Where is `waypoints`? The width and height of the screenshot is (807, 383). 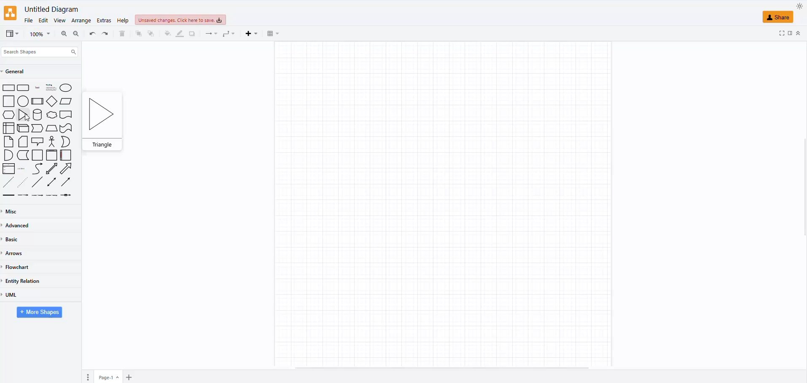 waypoints is located at coordinates (228, 35).